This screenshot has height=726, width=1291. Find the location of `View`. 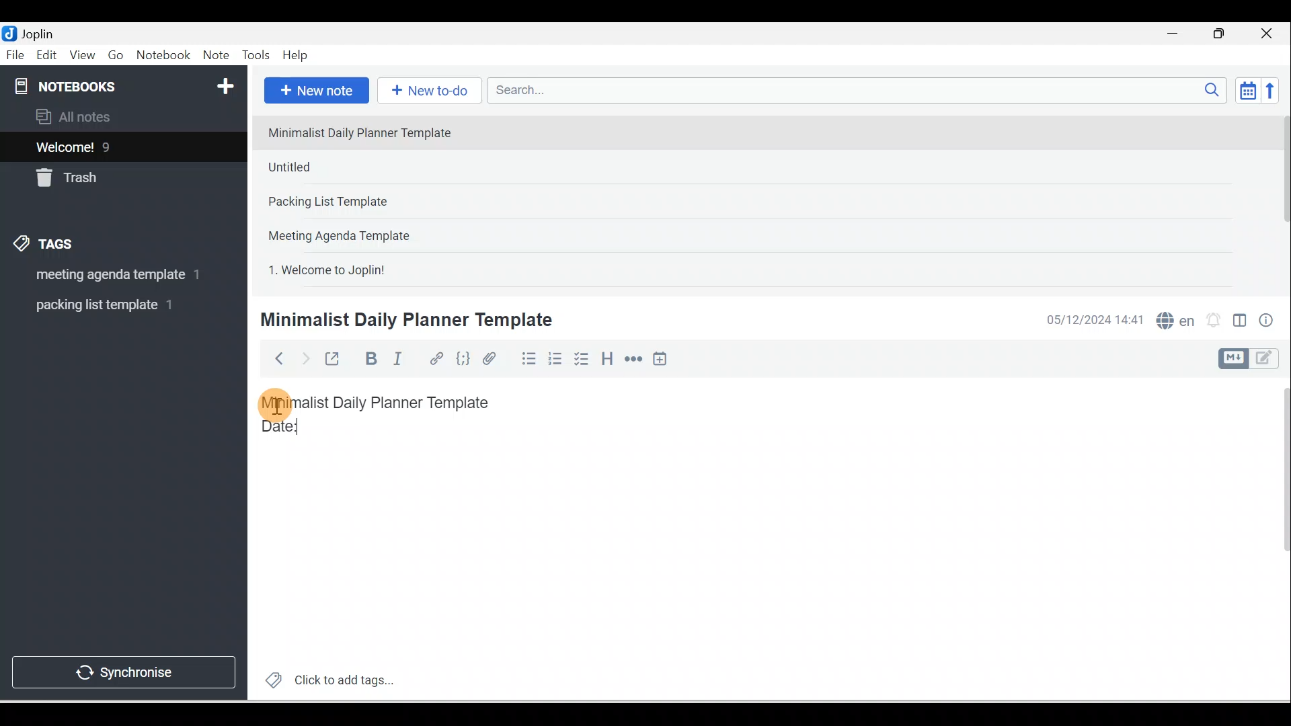

View is located at coordinates (82, 56).